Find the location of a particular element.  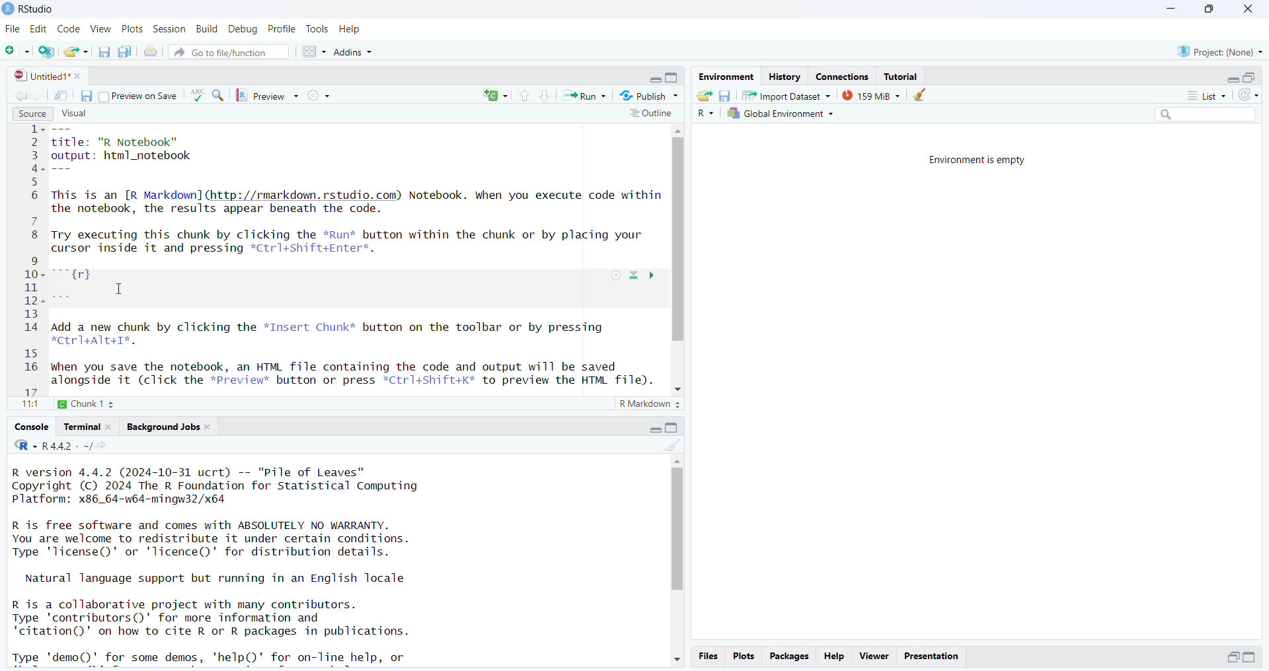

environment is located at coordinates (725, 77).